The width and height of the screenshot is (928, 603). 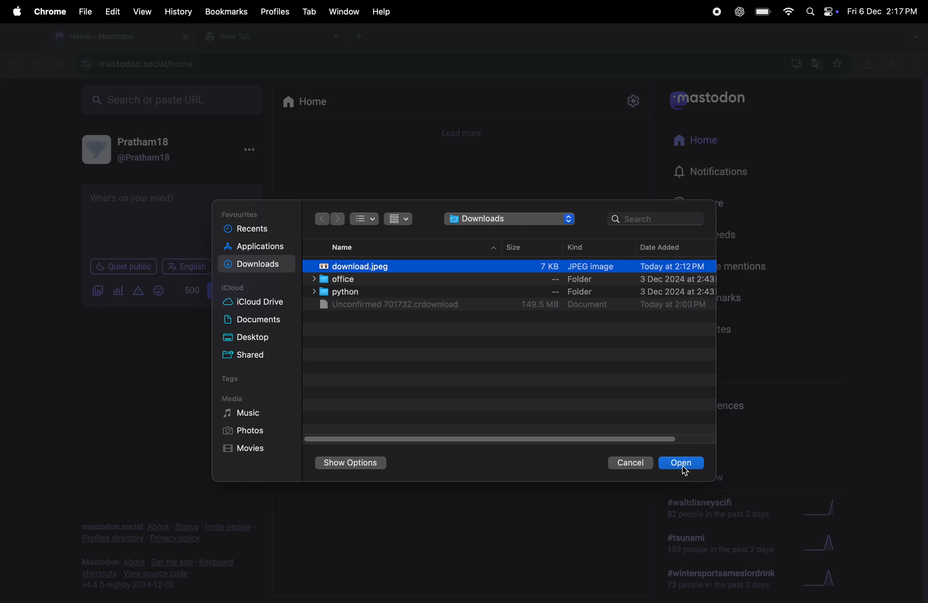 I want to click on wifi, so click(x=787, y=11).